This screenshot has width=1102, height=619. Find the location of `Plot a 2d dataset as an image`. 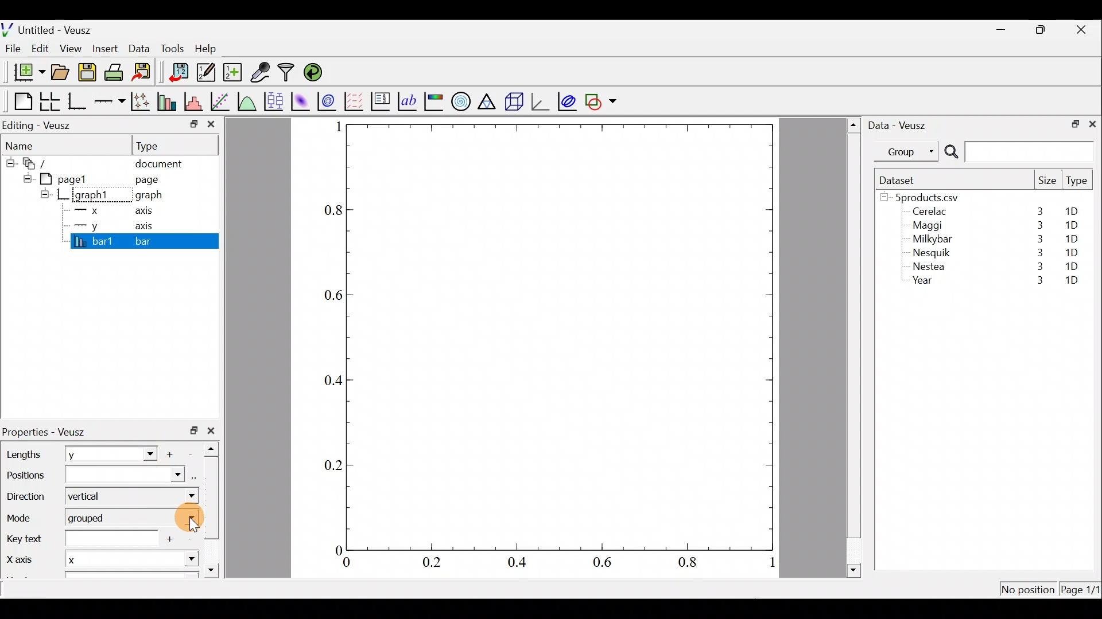

Plot a 2d dataset as an image is located at coordinates (302, 100).